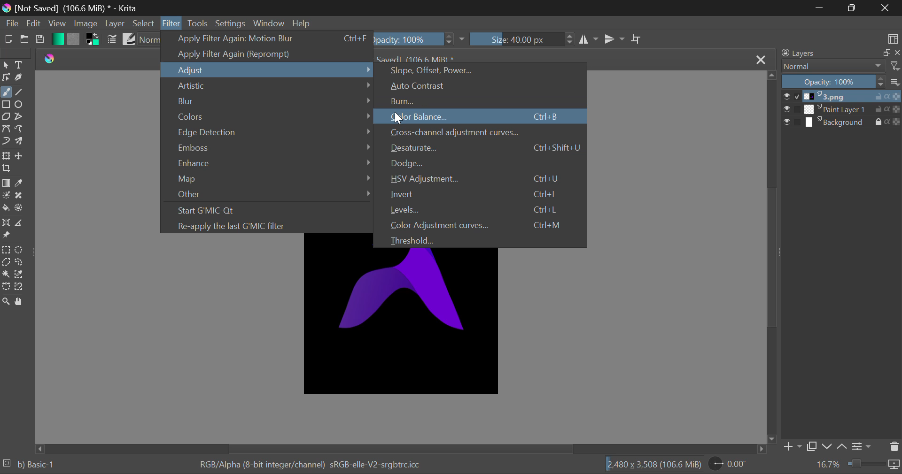 The height and width of the screenshot is (474, 902). What do you see at coordinates (405, 449) in the screenshot?
I see `Scroll Bar` at bounding box center [405, 449].